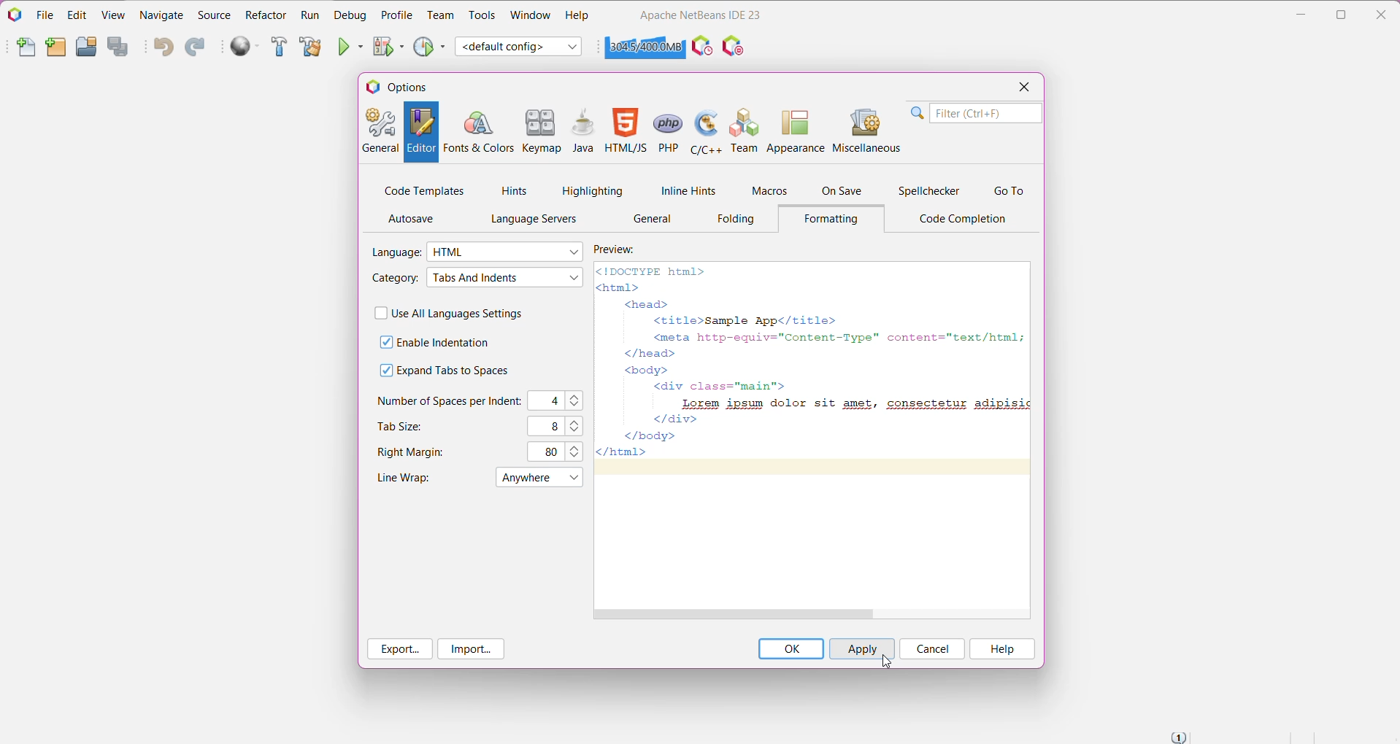  I want to click on On Save, so click(843, 191).